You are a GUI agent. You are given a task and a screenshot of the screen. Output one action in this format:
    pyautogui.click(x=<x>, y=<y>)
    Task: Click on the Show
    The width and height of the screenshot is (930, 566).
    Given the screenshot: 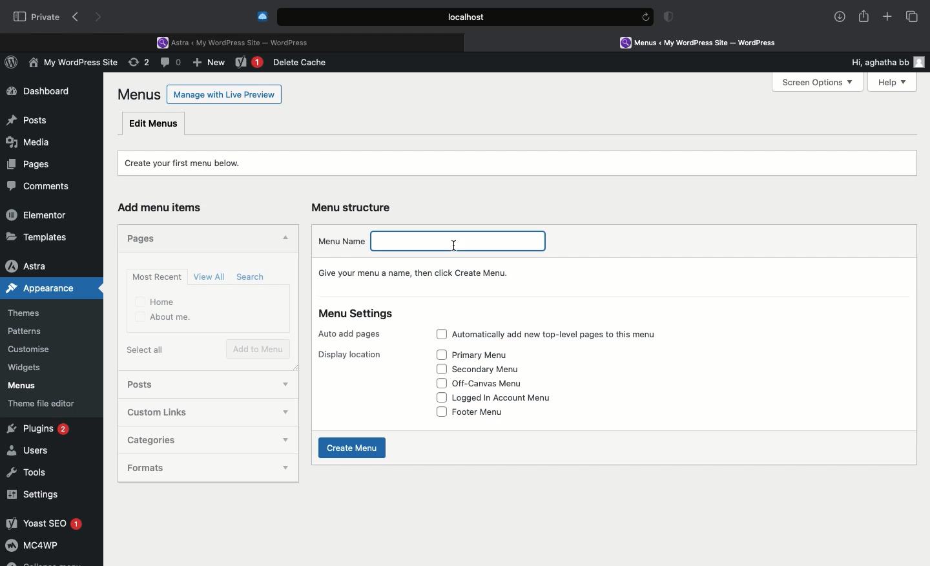 What is the action you would take?
    pyautogui.click(x=285, y=469)
    